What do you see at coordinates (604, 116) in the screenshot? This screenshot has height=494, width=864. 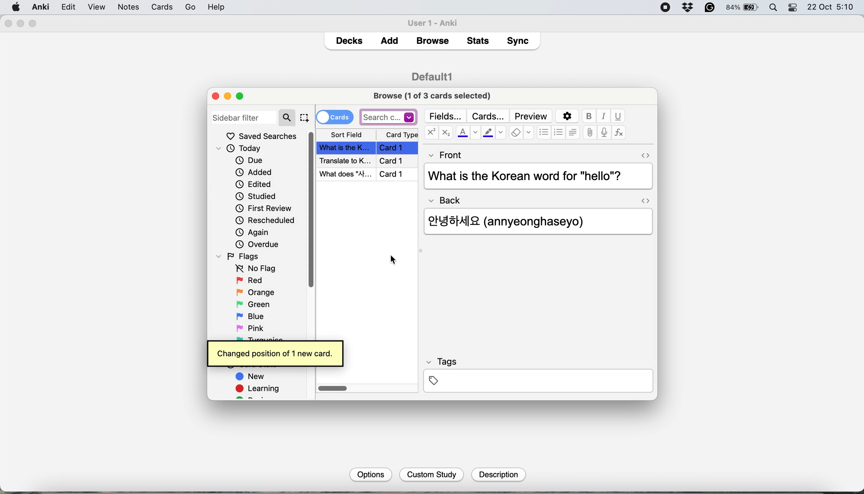 I see `italic` at bounding box center [604, 116].